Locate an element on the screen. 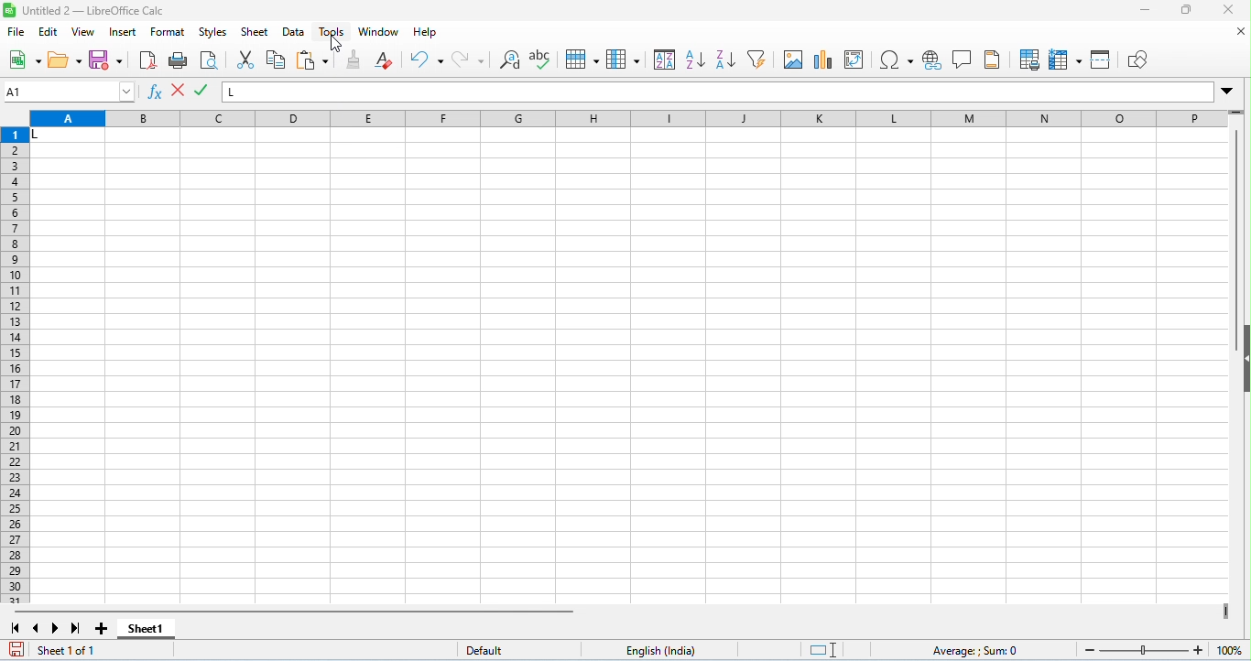 The height and width of the screenshot is (661, 1251). insert / add pivot table is located at coordinates (854, 60).